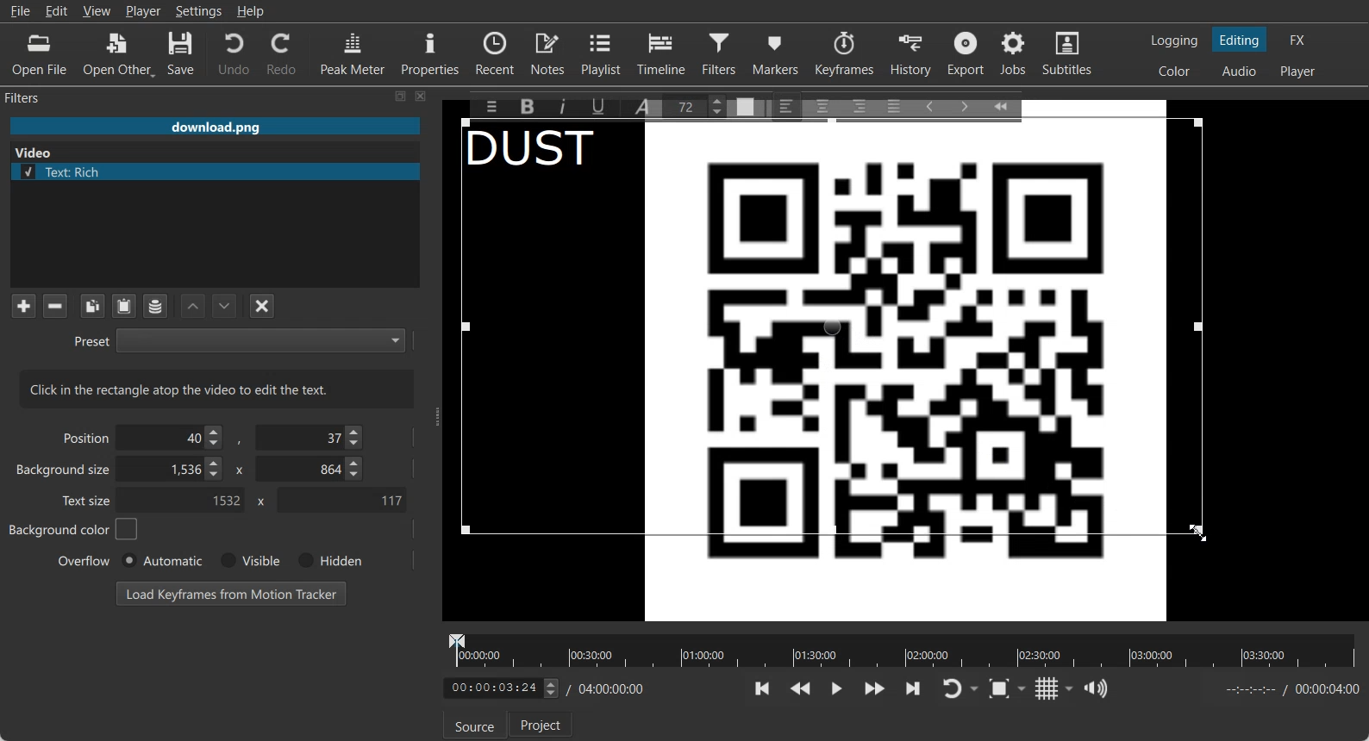 This screenshot has width=1369, height=741. What do you see at coordinates (341, 499) in the screenshot?
I see `Text Size Y- Coordinate` at bounding box center [341, 499].